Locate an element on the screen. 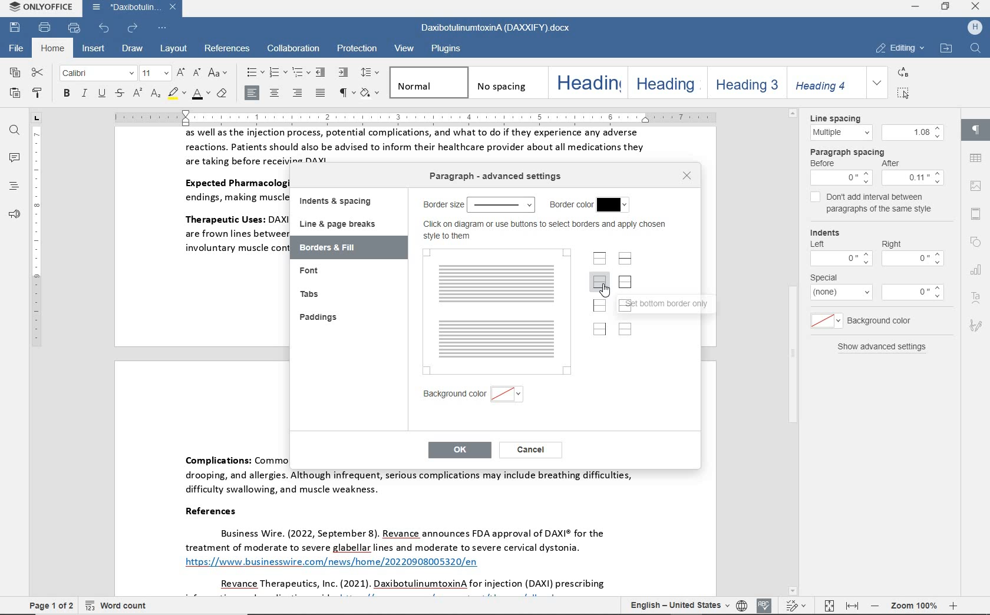 The image size is (990, 615). justified is located at coordinates (321, 94).